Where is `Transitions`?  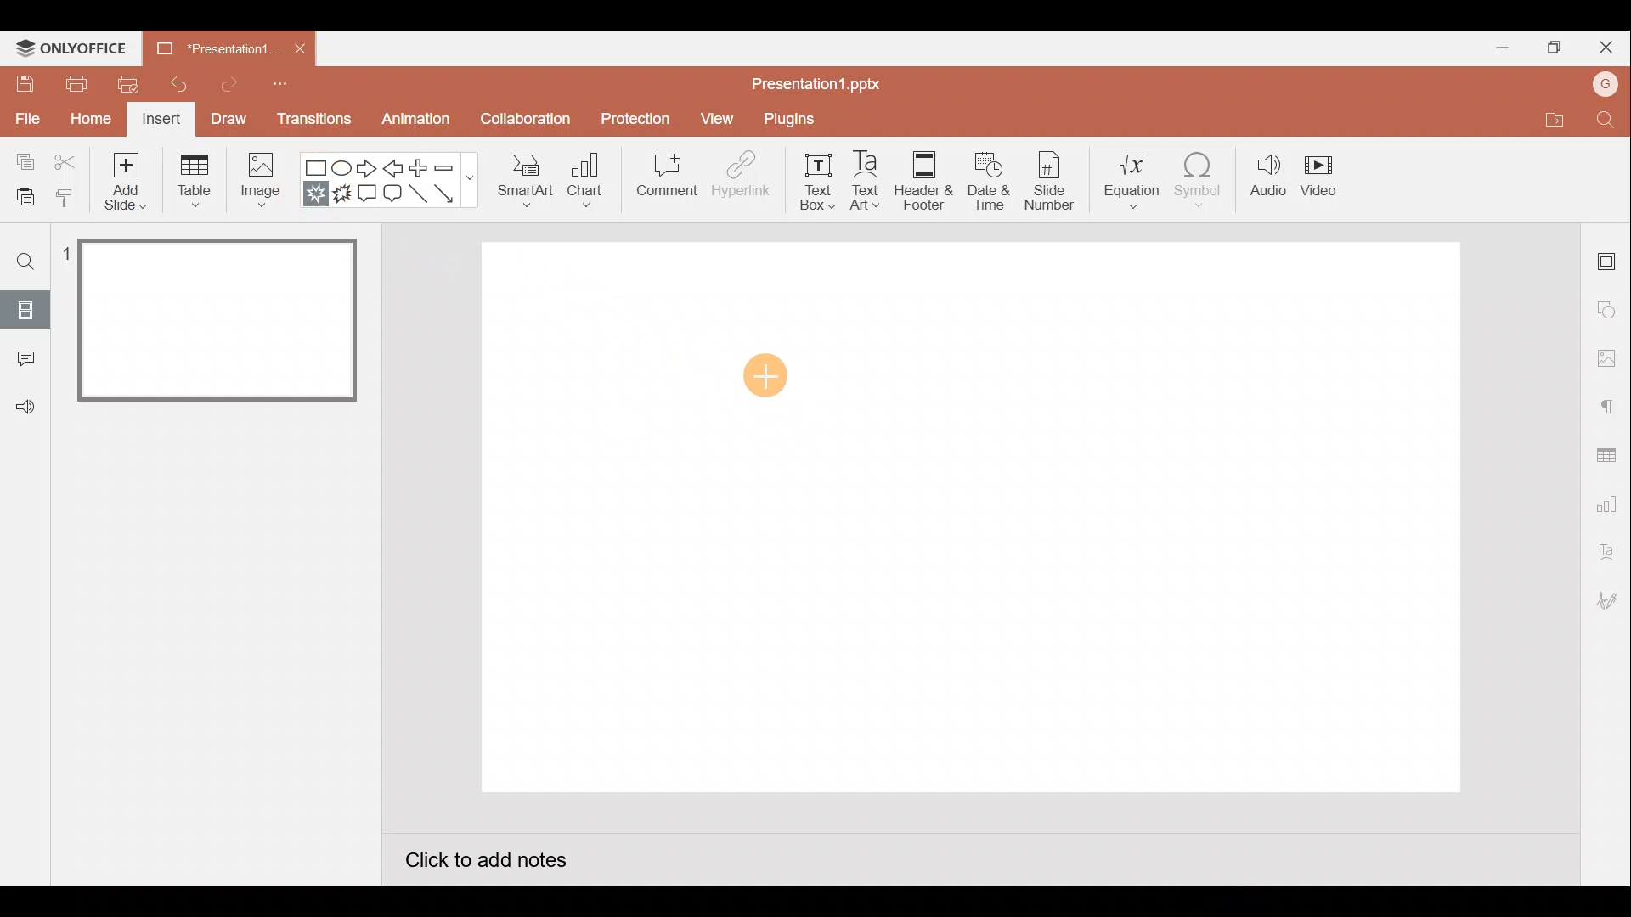
Transitions is located at coordinates (311, 119).